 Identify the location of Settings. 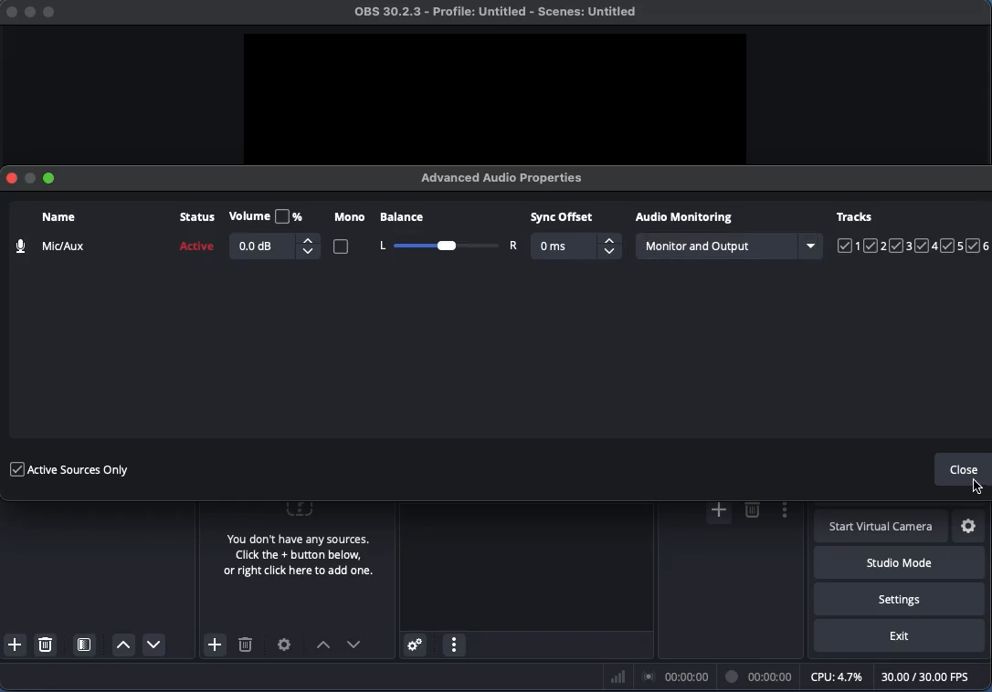
(285, 645).